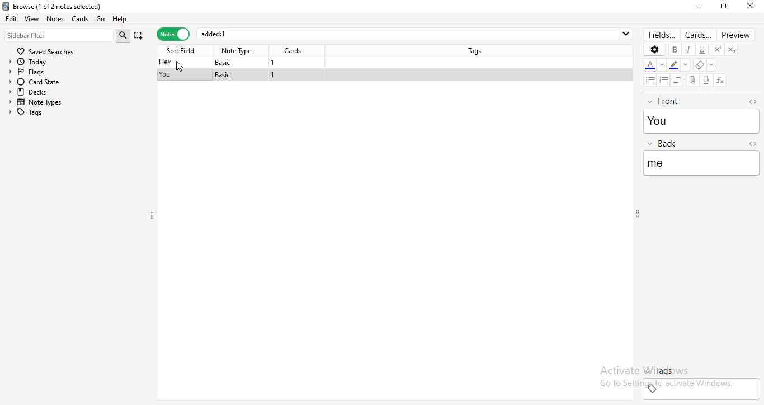 This screenshot has height=405, width=764. What do you see at coordinates (79, 19) in the screenshot?
I see `cards` at bounding box center [79, 19].